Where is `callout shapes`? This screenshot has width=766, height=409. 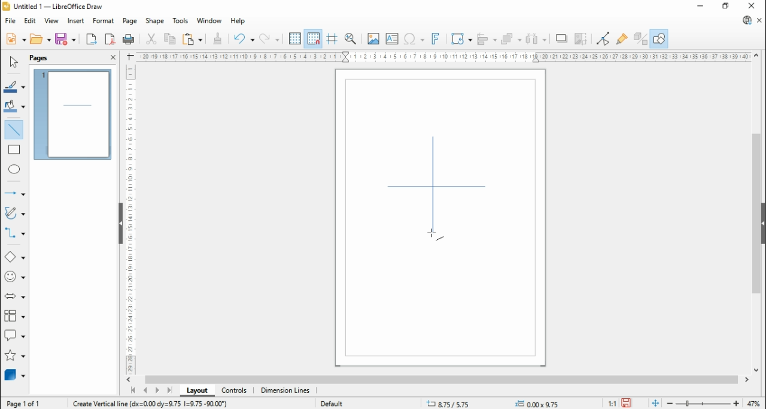
callout shapes is located at coordinates (15, 335).